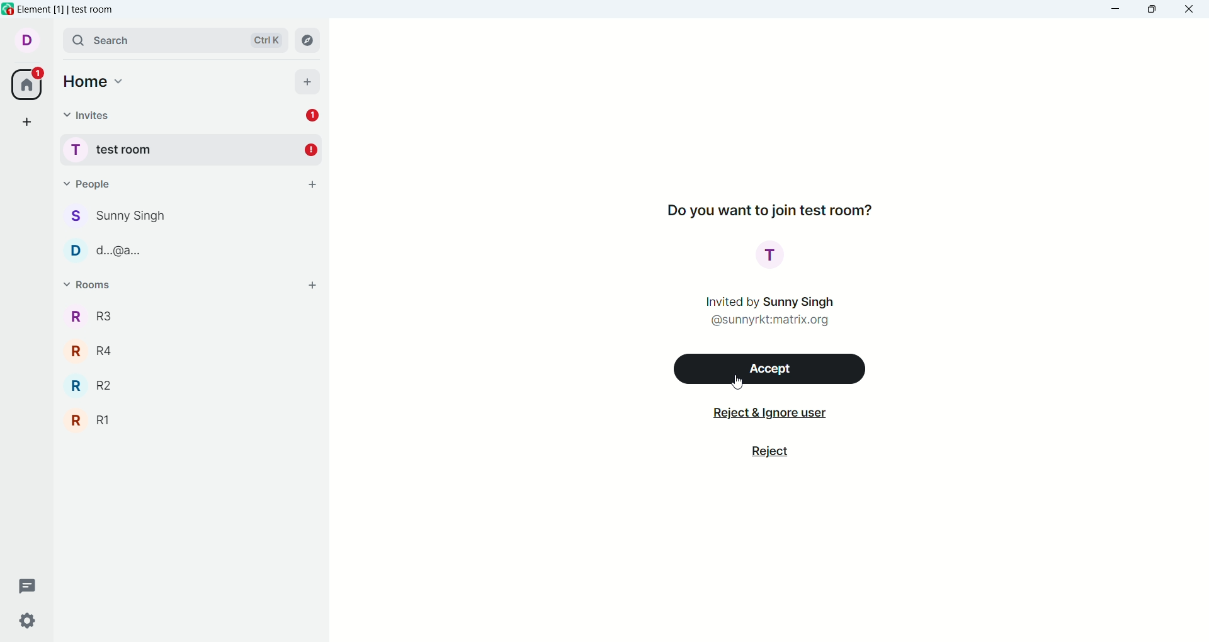 This screenshot has height=642, width=1209. Describe the element at coordinates (1118, 9) in the screenshot. I see `minimize` at that location.